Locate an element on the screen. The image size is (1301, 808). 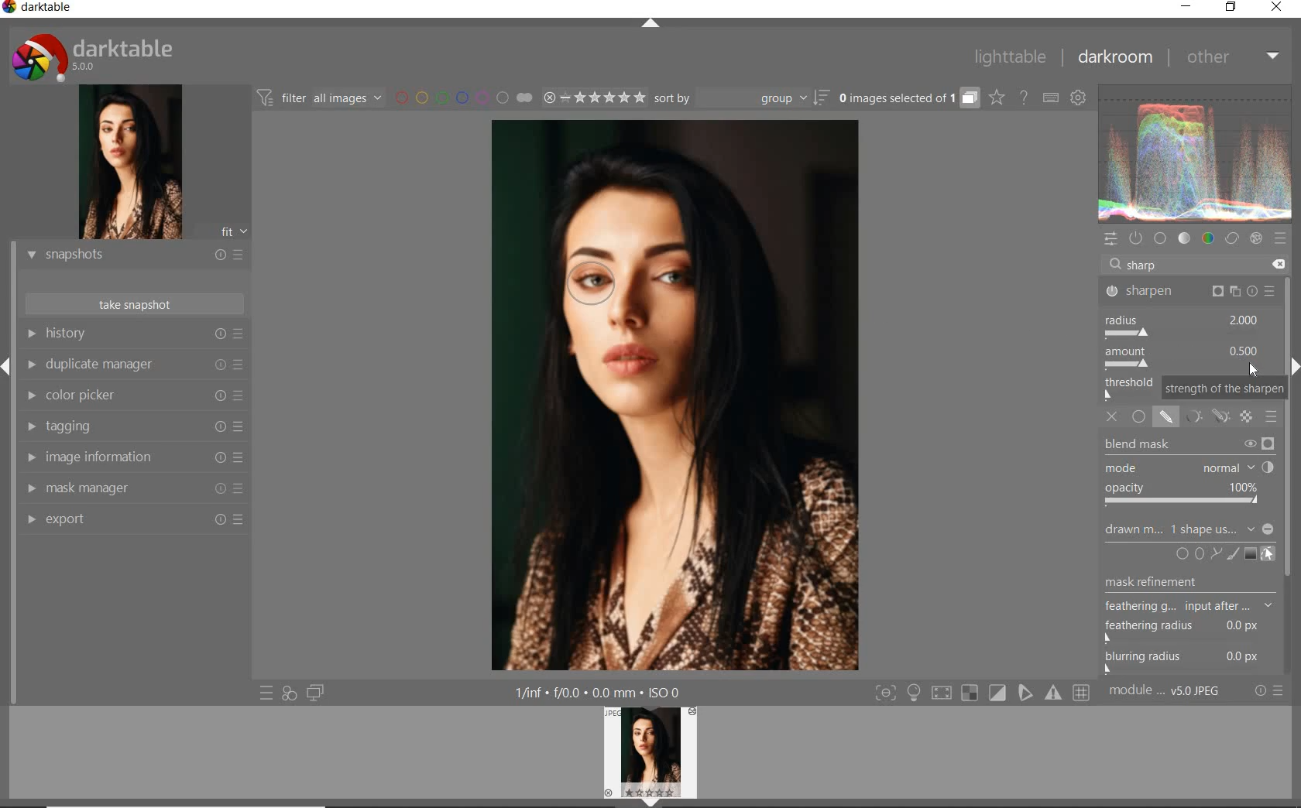
no mask is located at coordinates (1202, 529).